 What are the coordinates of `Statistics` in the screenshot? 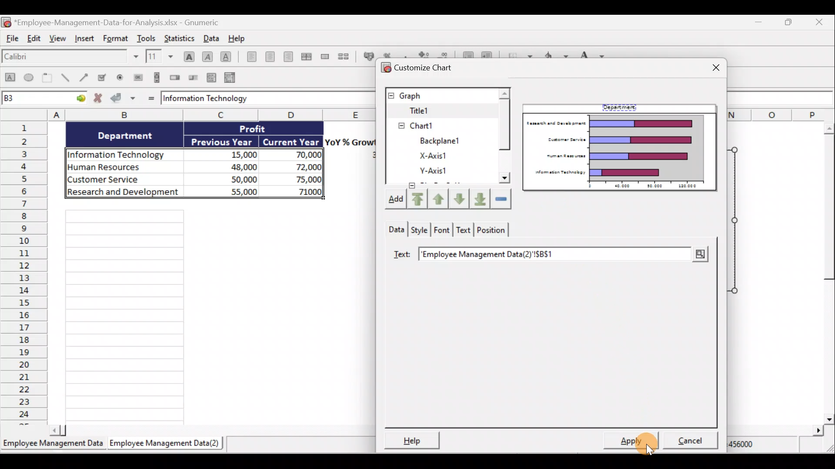 It's located at (182, 38).